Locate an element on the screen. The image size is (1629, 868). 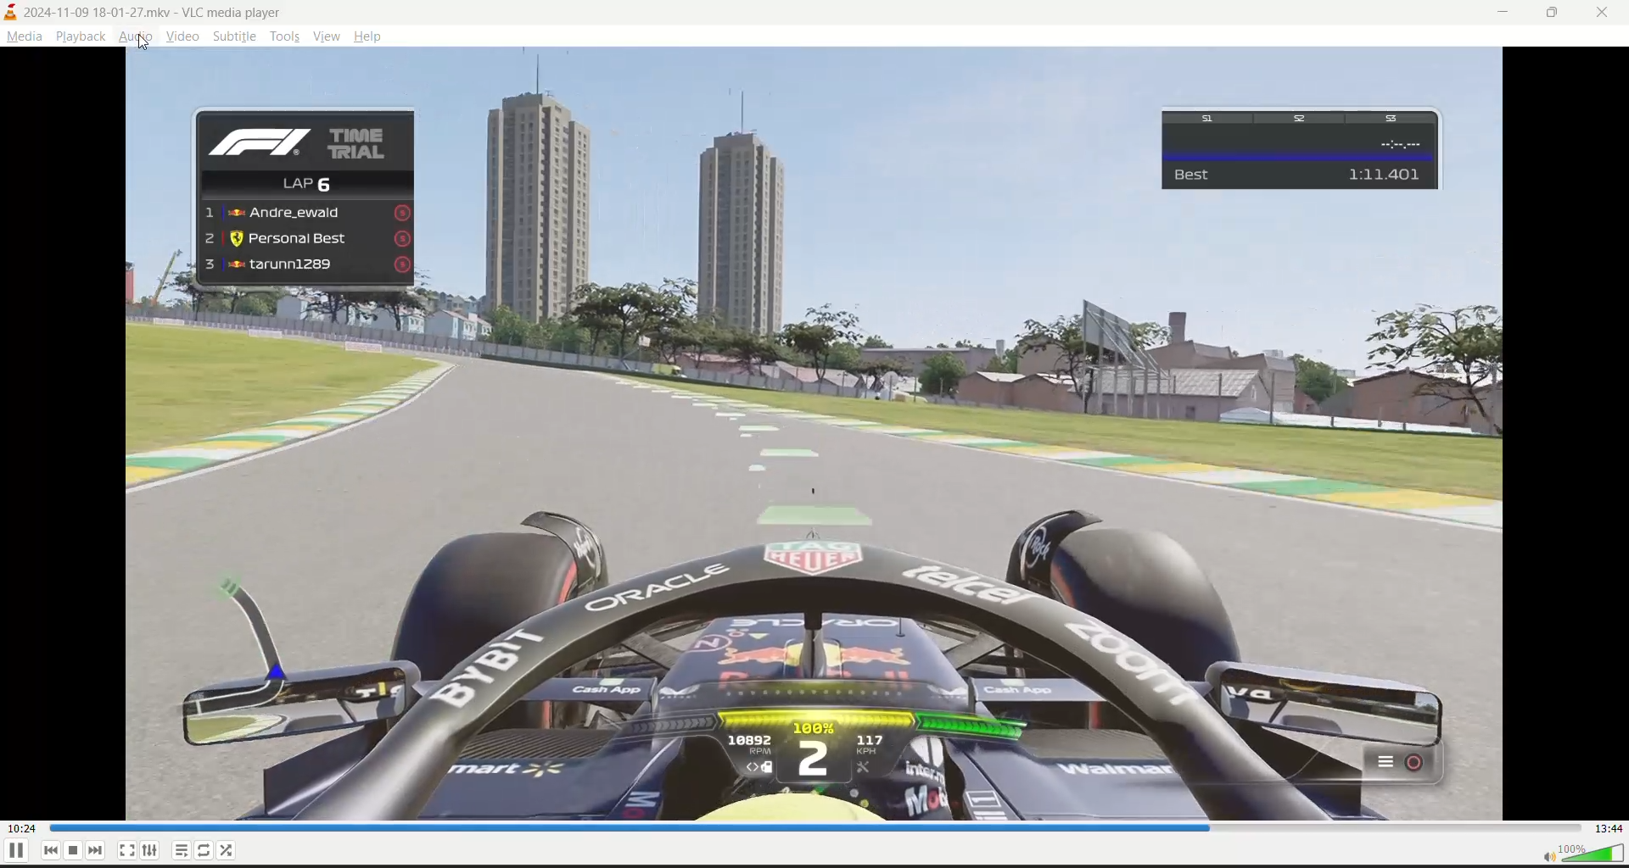
loops is located at coordinates (206, 850).